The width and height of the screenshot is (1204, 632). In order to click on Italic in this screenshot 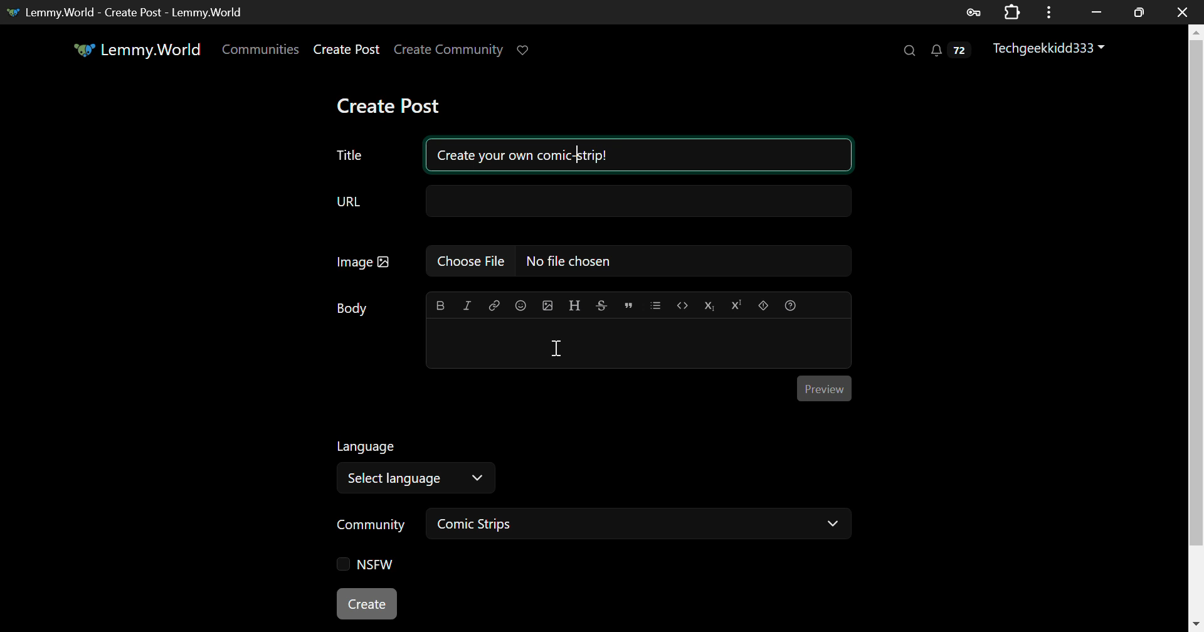, I will do `click(468, 305)`.